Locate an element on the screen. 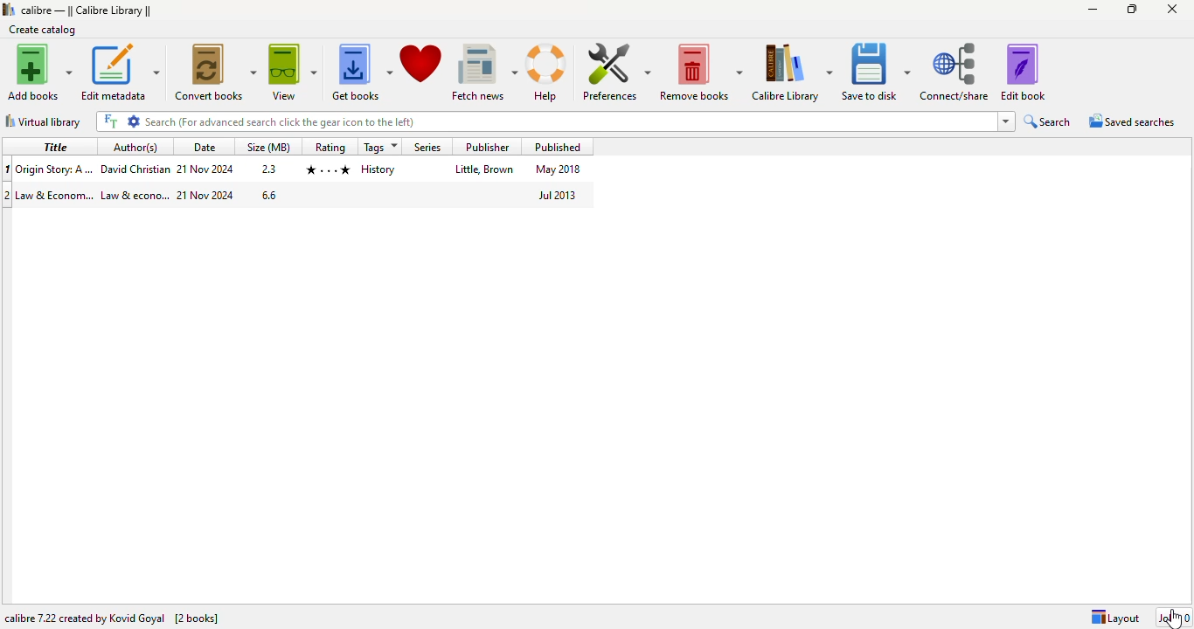 This screenshot has height=629, width=1194. create catalog is located at coordinates (43, 30).